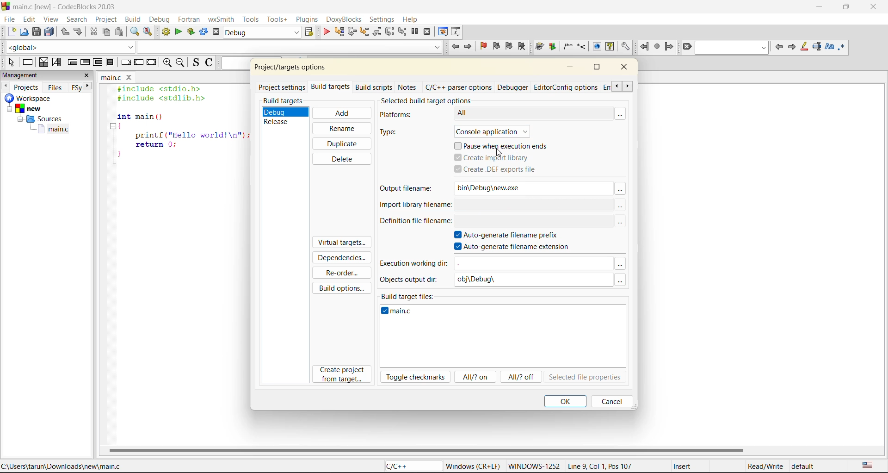 The height and width of the screenshot is (473, 888). Describe the element at coordinates (110, 62) in the screenshot. I see `break instruction` at that location.